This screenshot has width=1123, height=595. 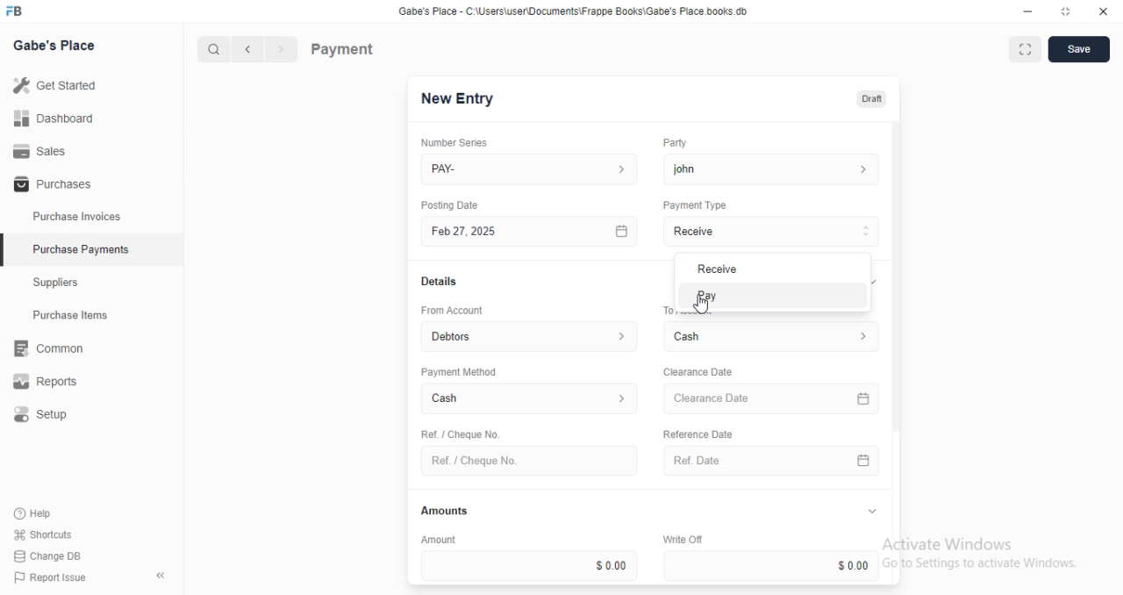 What do you see at coordinates (774, 336) in the screenshot?
I see `To Account` at bounding box center [774, 336].